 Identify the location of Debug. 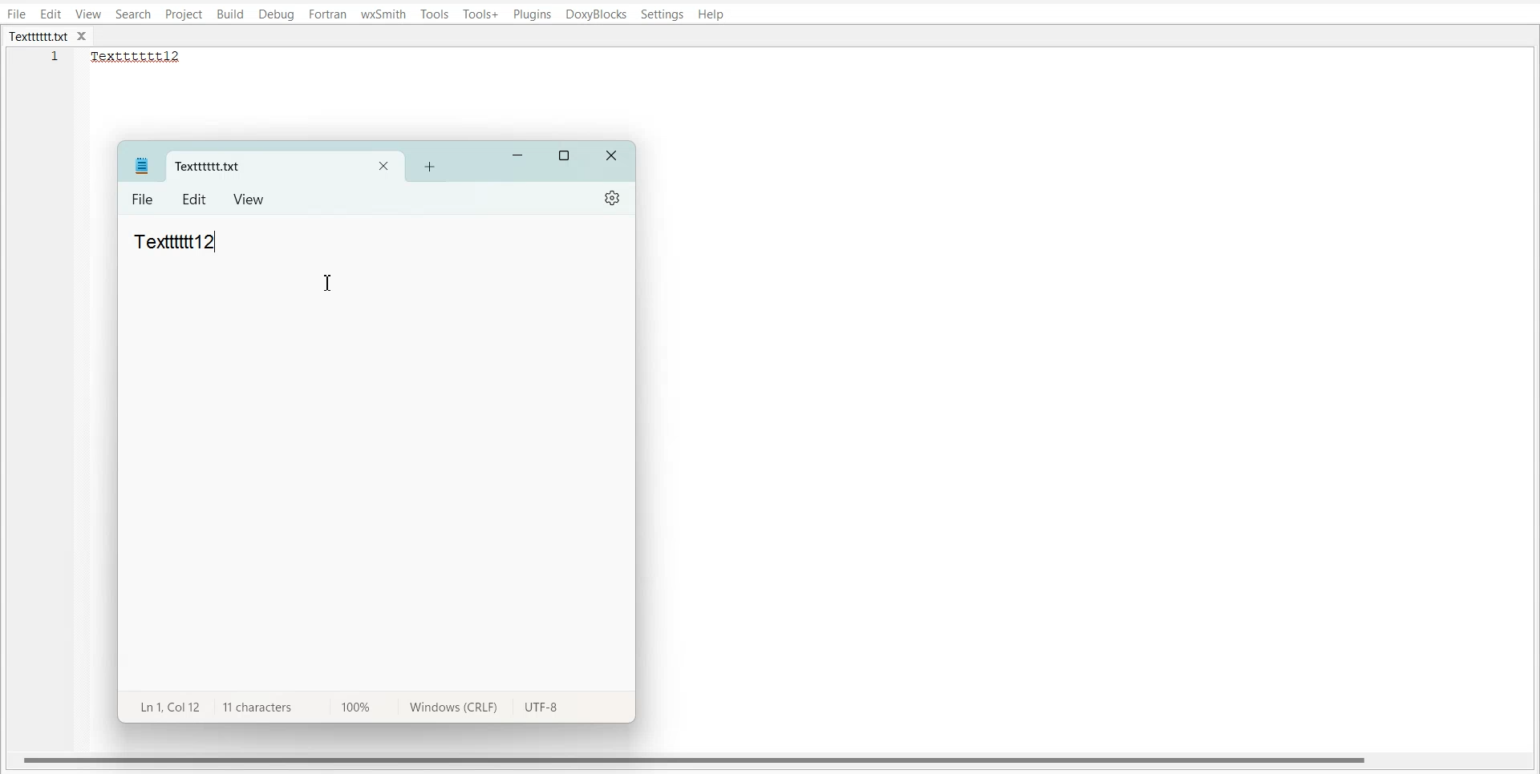
(276, 15).